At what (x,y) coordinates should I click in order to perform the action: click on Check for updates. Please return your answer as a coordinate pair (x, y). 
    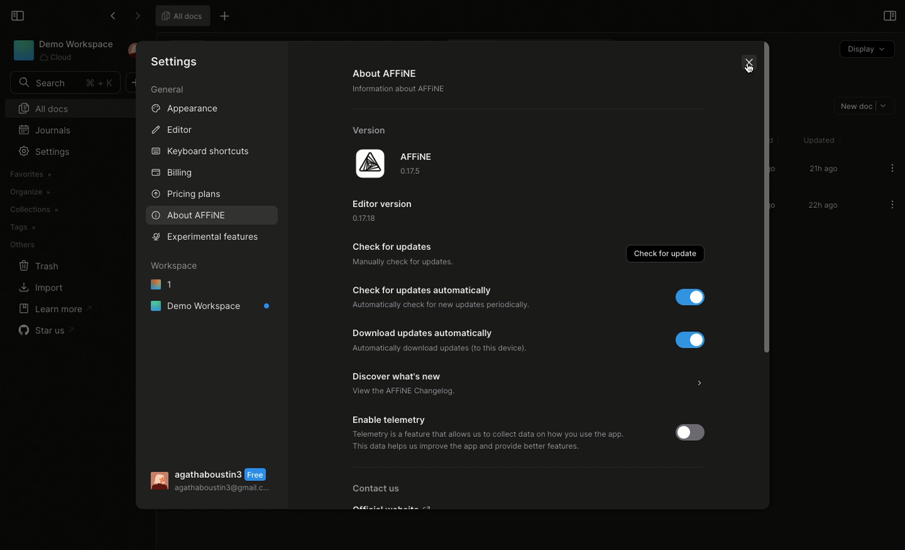
    Looking at the image, I should click on (404, 257).